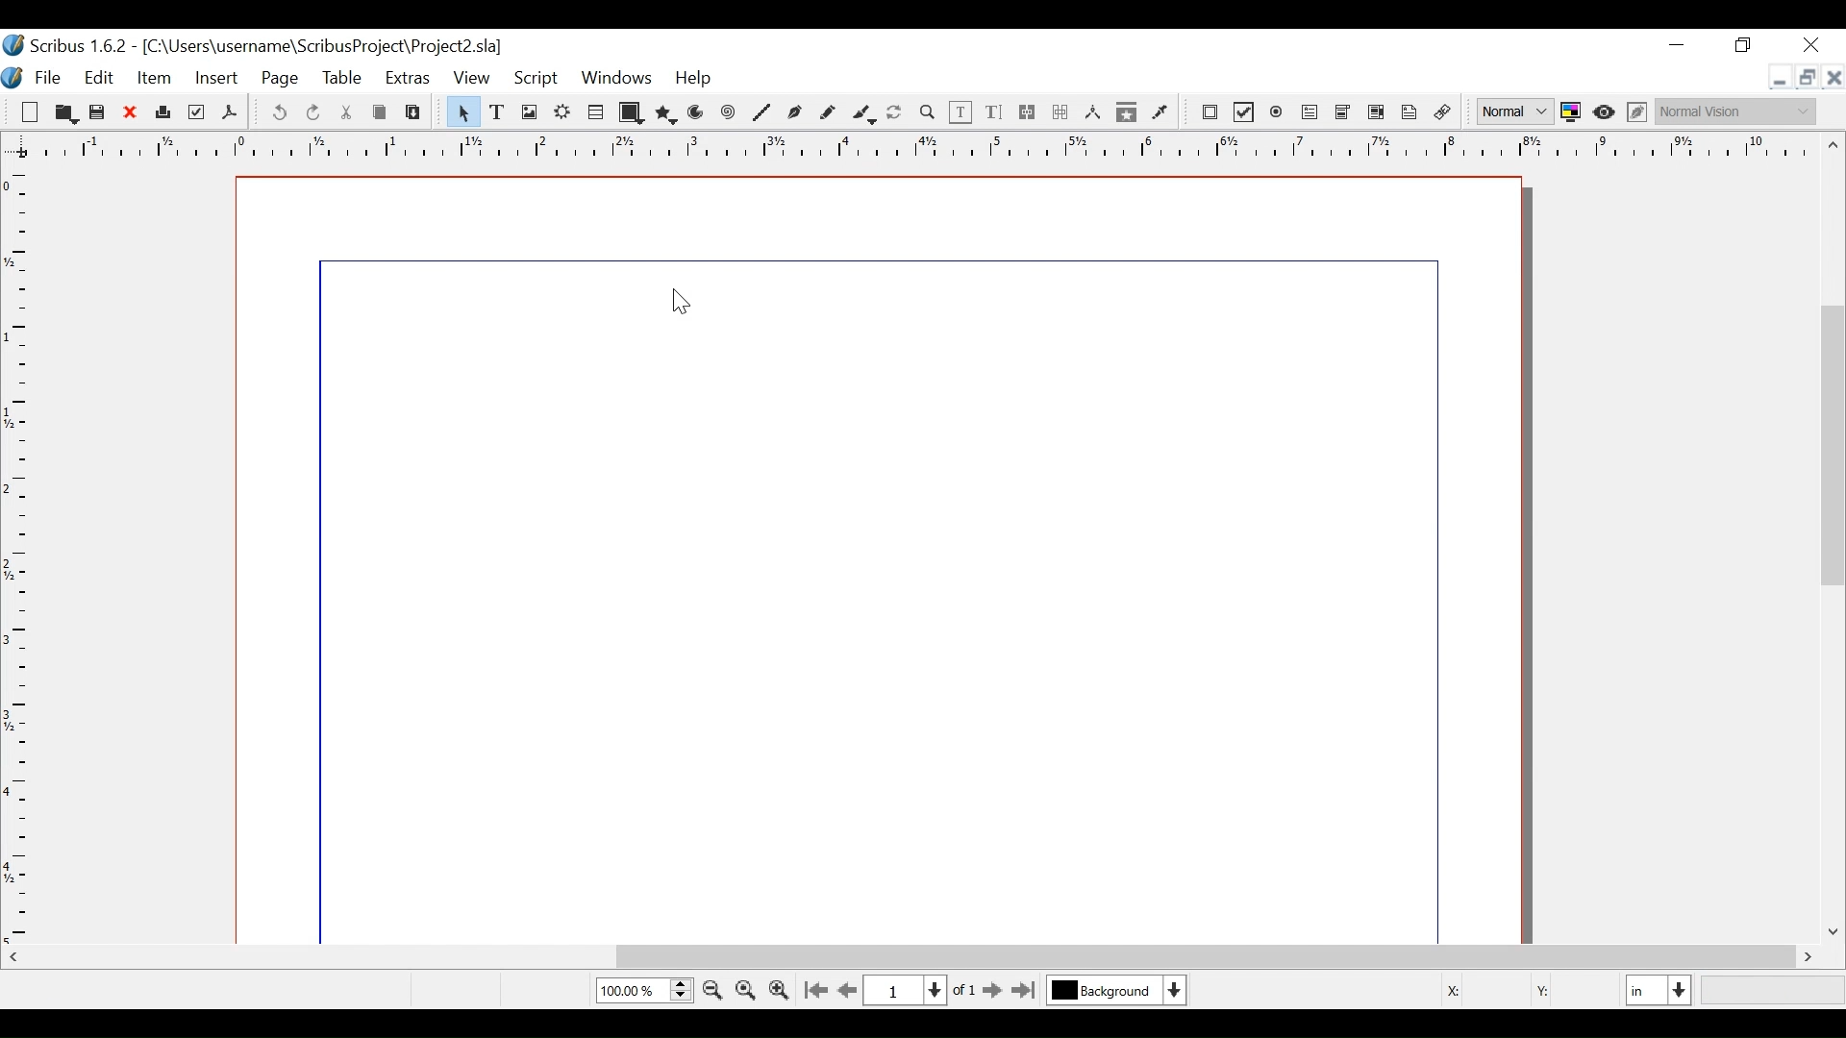 This screenshot has height=1038, width=1846. Describe the element at coordinates (99, 114) in the screenshot. I see `Save` at that location.